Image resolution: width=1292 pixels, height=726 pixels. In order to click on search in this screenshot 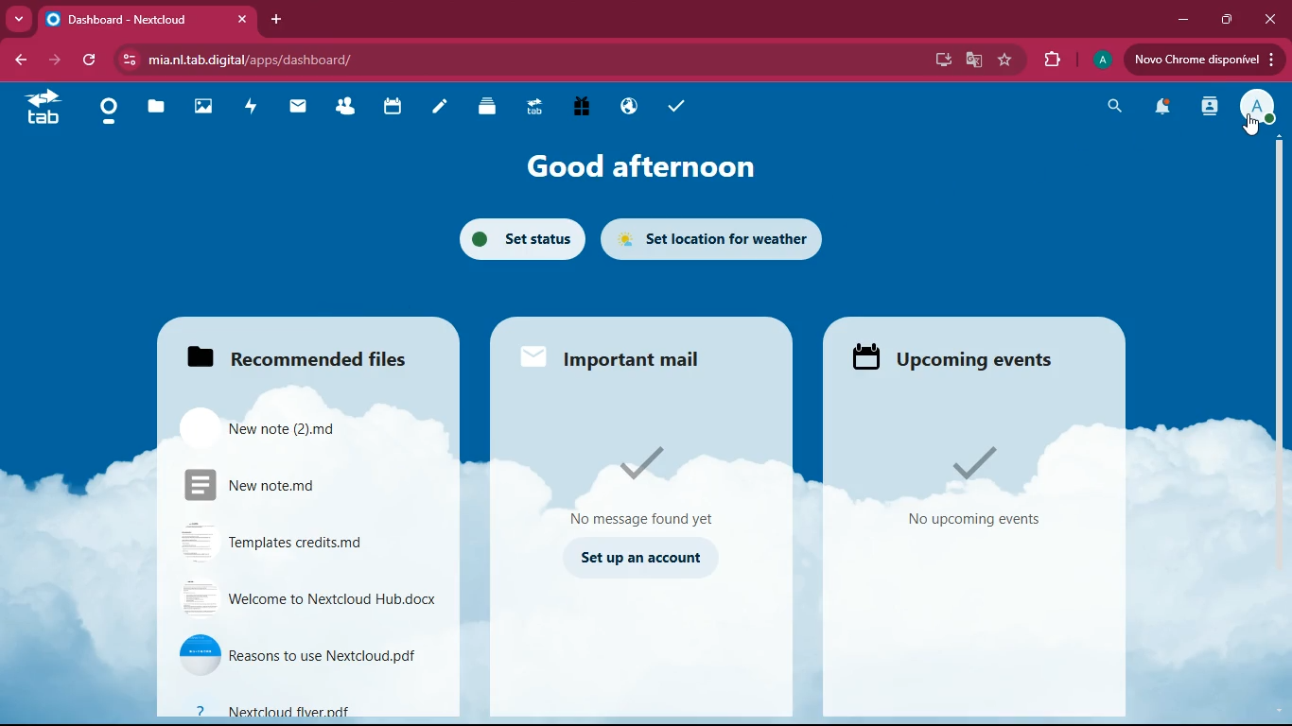, I will do `click(1109, 108)`.